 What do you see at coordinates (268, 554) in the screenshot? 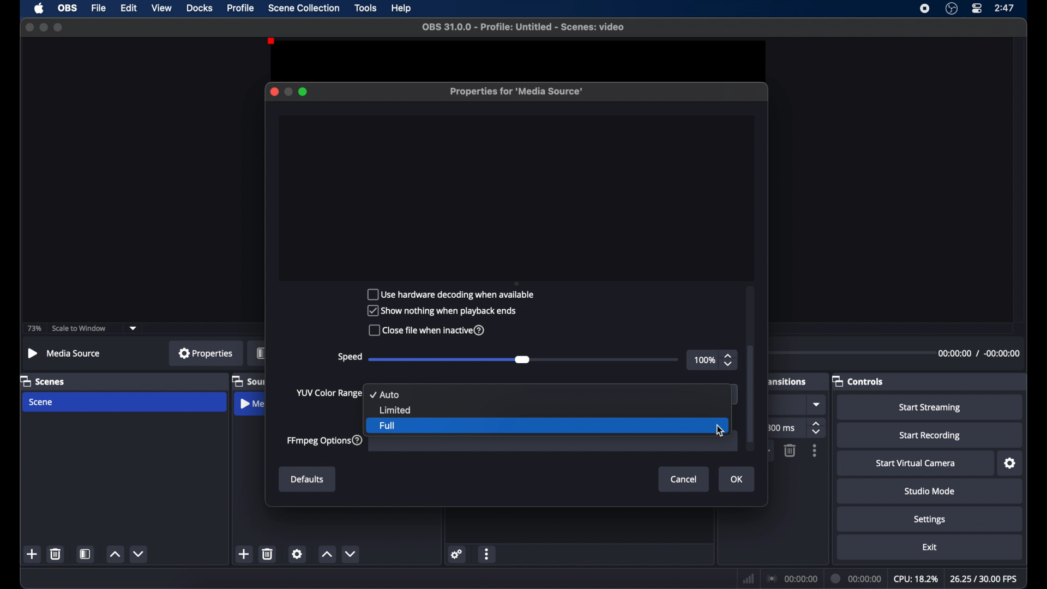
I see `delete` at bounding box center [268, 554].